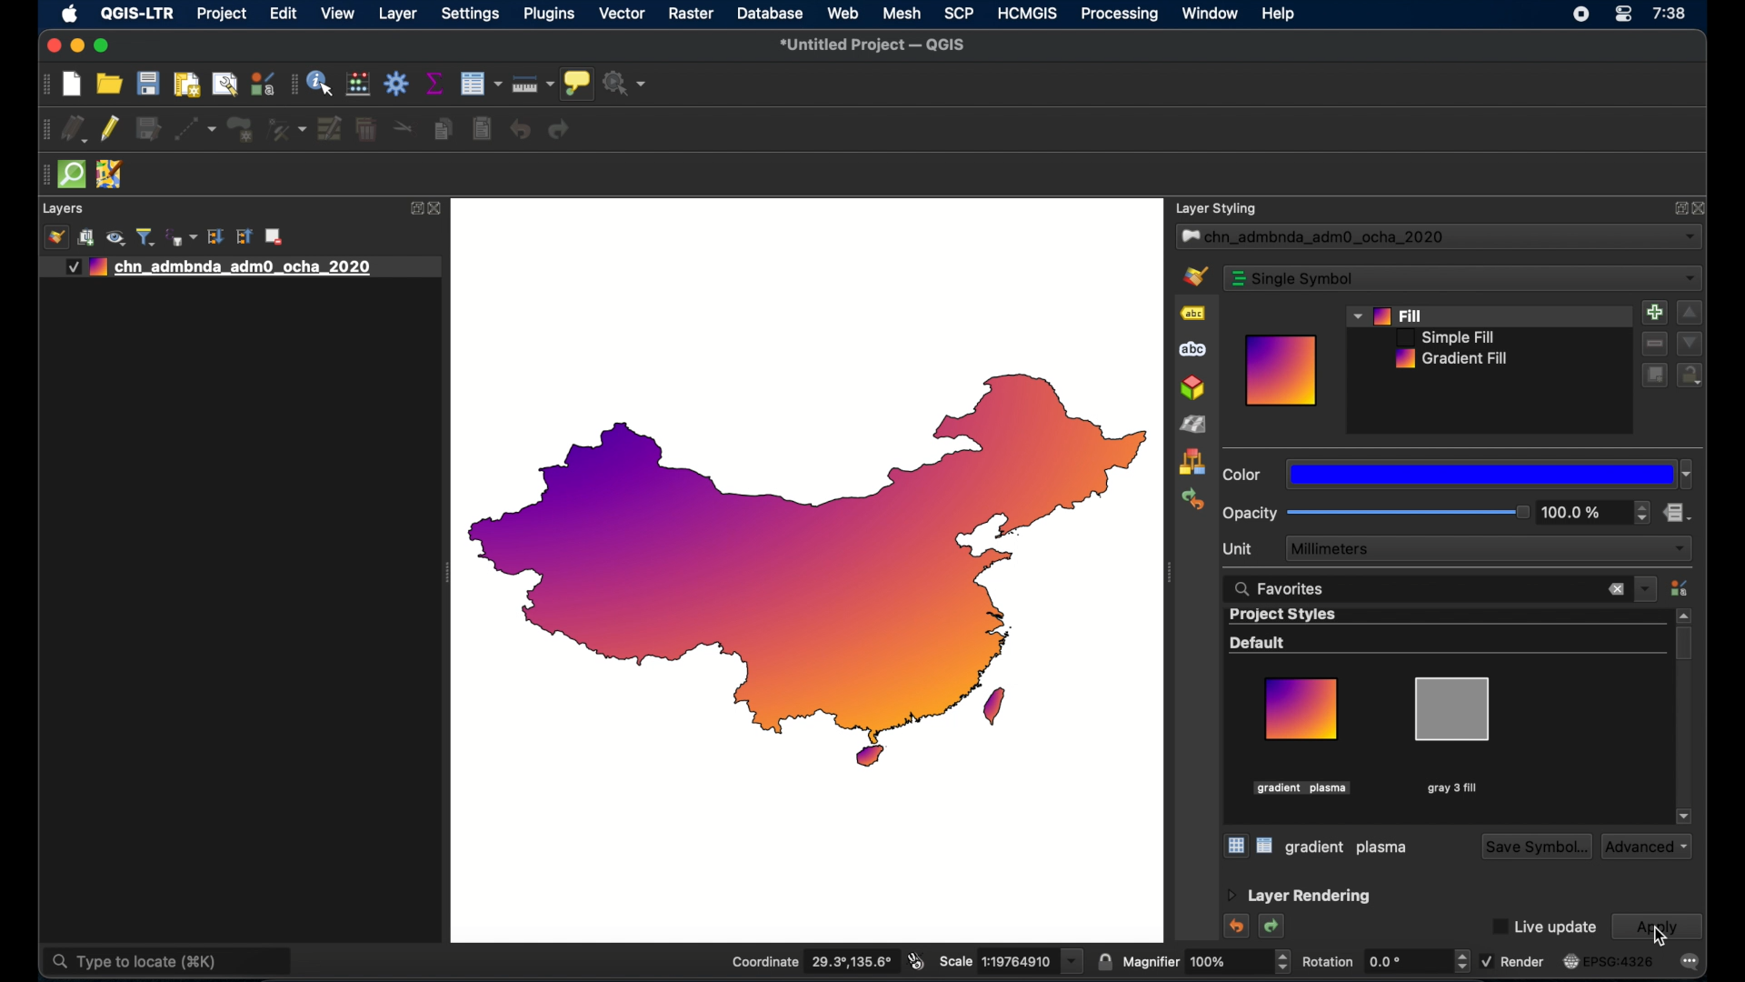 The width and height of the screenshot is (1745, 982). I want to click on vertex tool, so click(286, 130).